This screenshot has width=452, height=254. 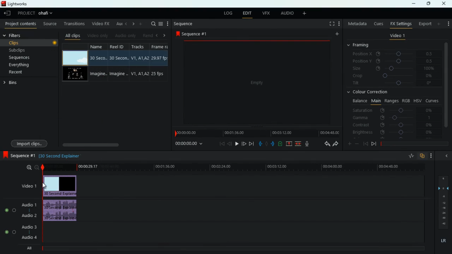 I want to click on rend, so click(x=146, y=35).